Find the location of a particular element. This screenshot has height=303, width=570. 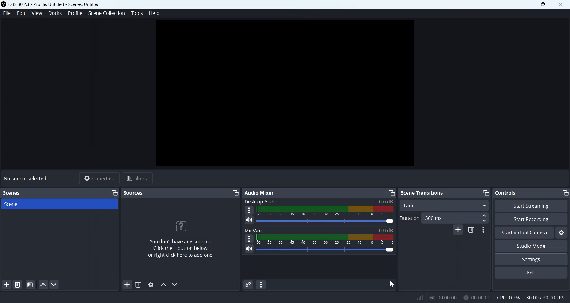

Duration is located at coordinates (410, 218).